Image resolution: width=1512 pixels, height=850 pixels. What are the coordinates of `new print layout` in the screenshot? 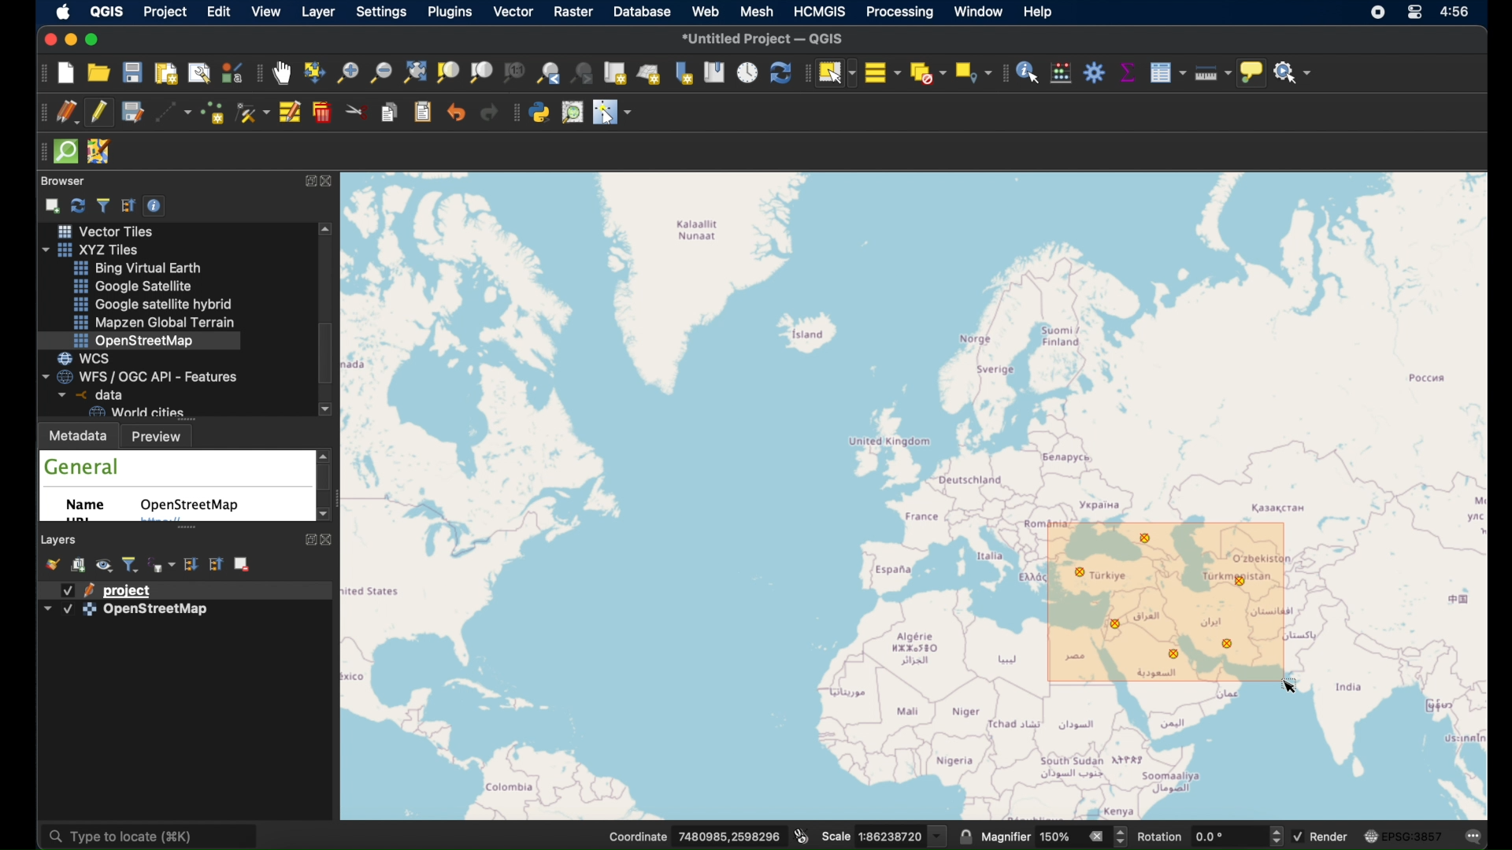 It's located at (165, 73).